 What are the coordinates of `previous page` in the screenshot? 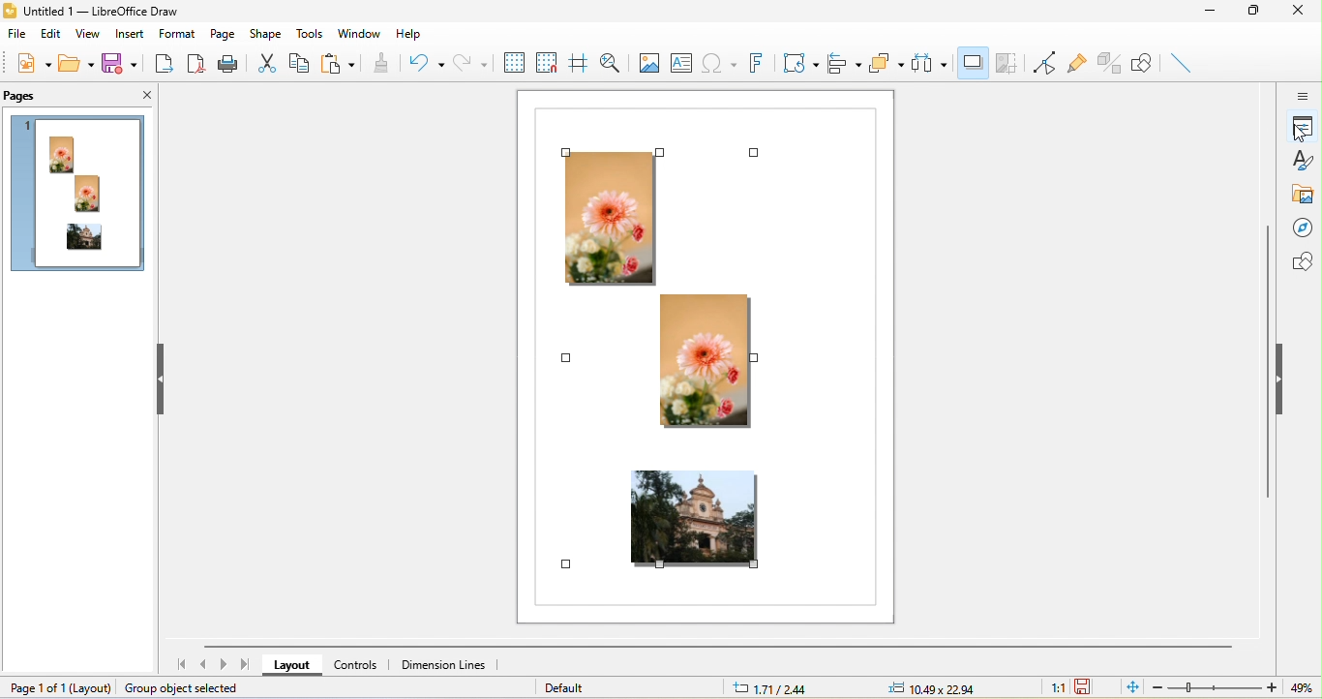 It's located at (208, 666).